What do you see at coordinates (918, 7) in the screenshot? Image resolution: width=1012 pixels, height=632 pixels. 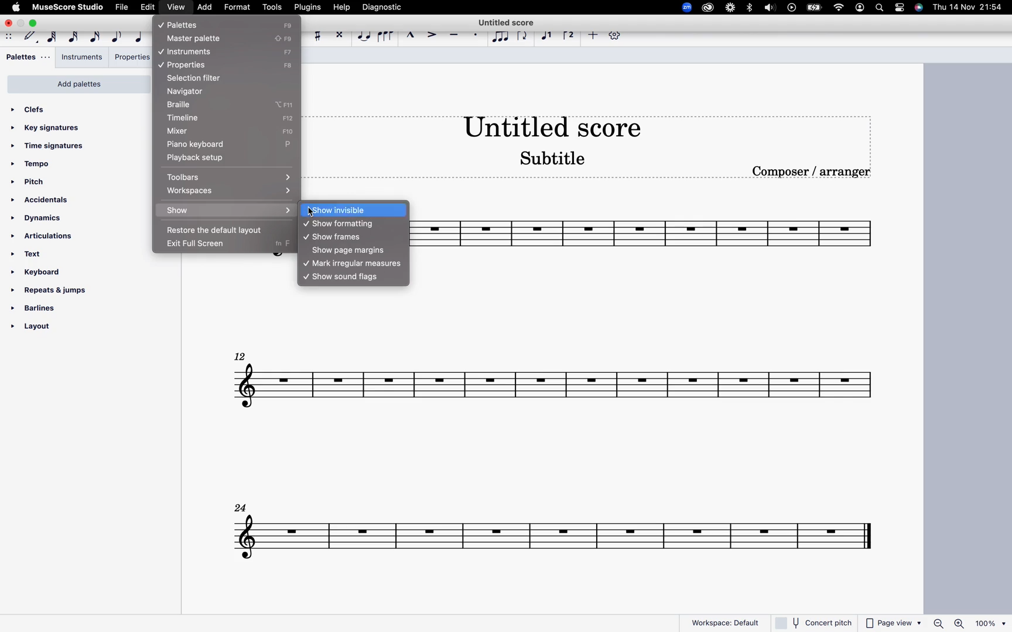 I see `siri` at bounding box center [918, 7].